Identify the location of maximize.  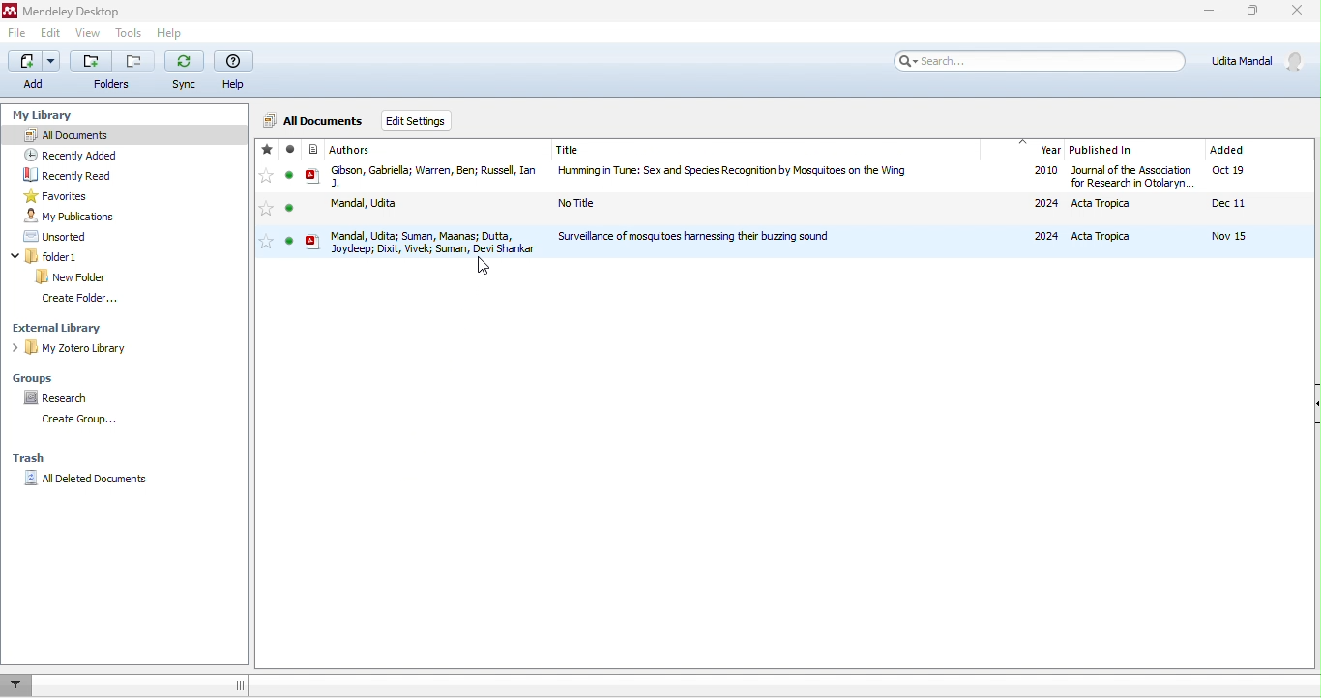
(1254, 11).